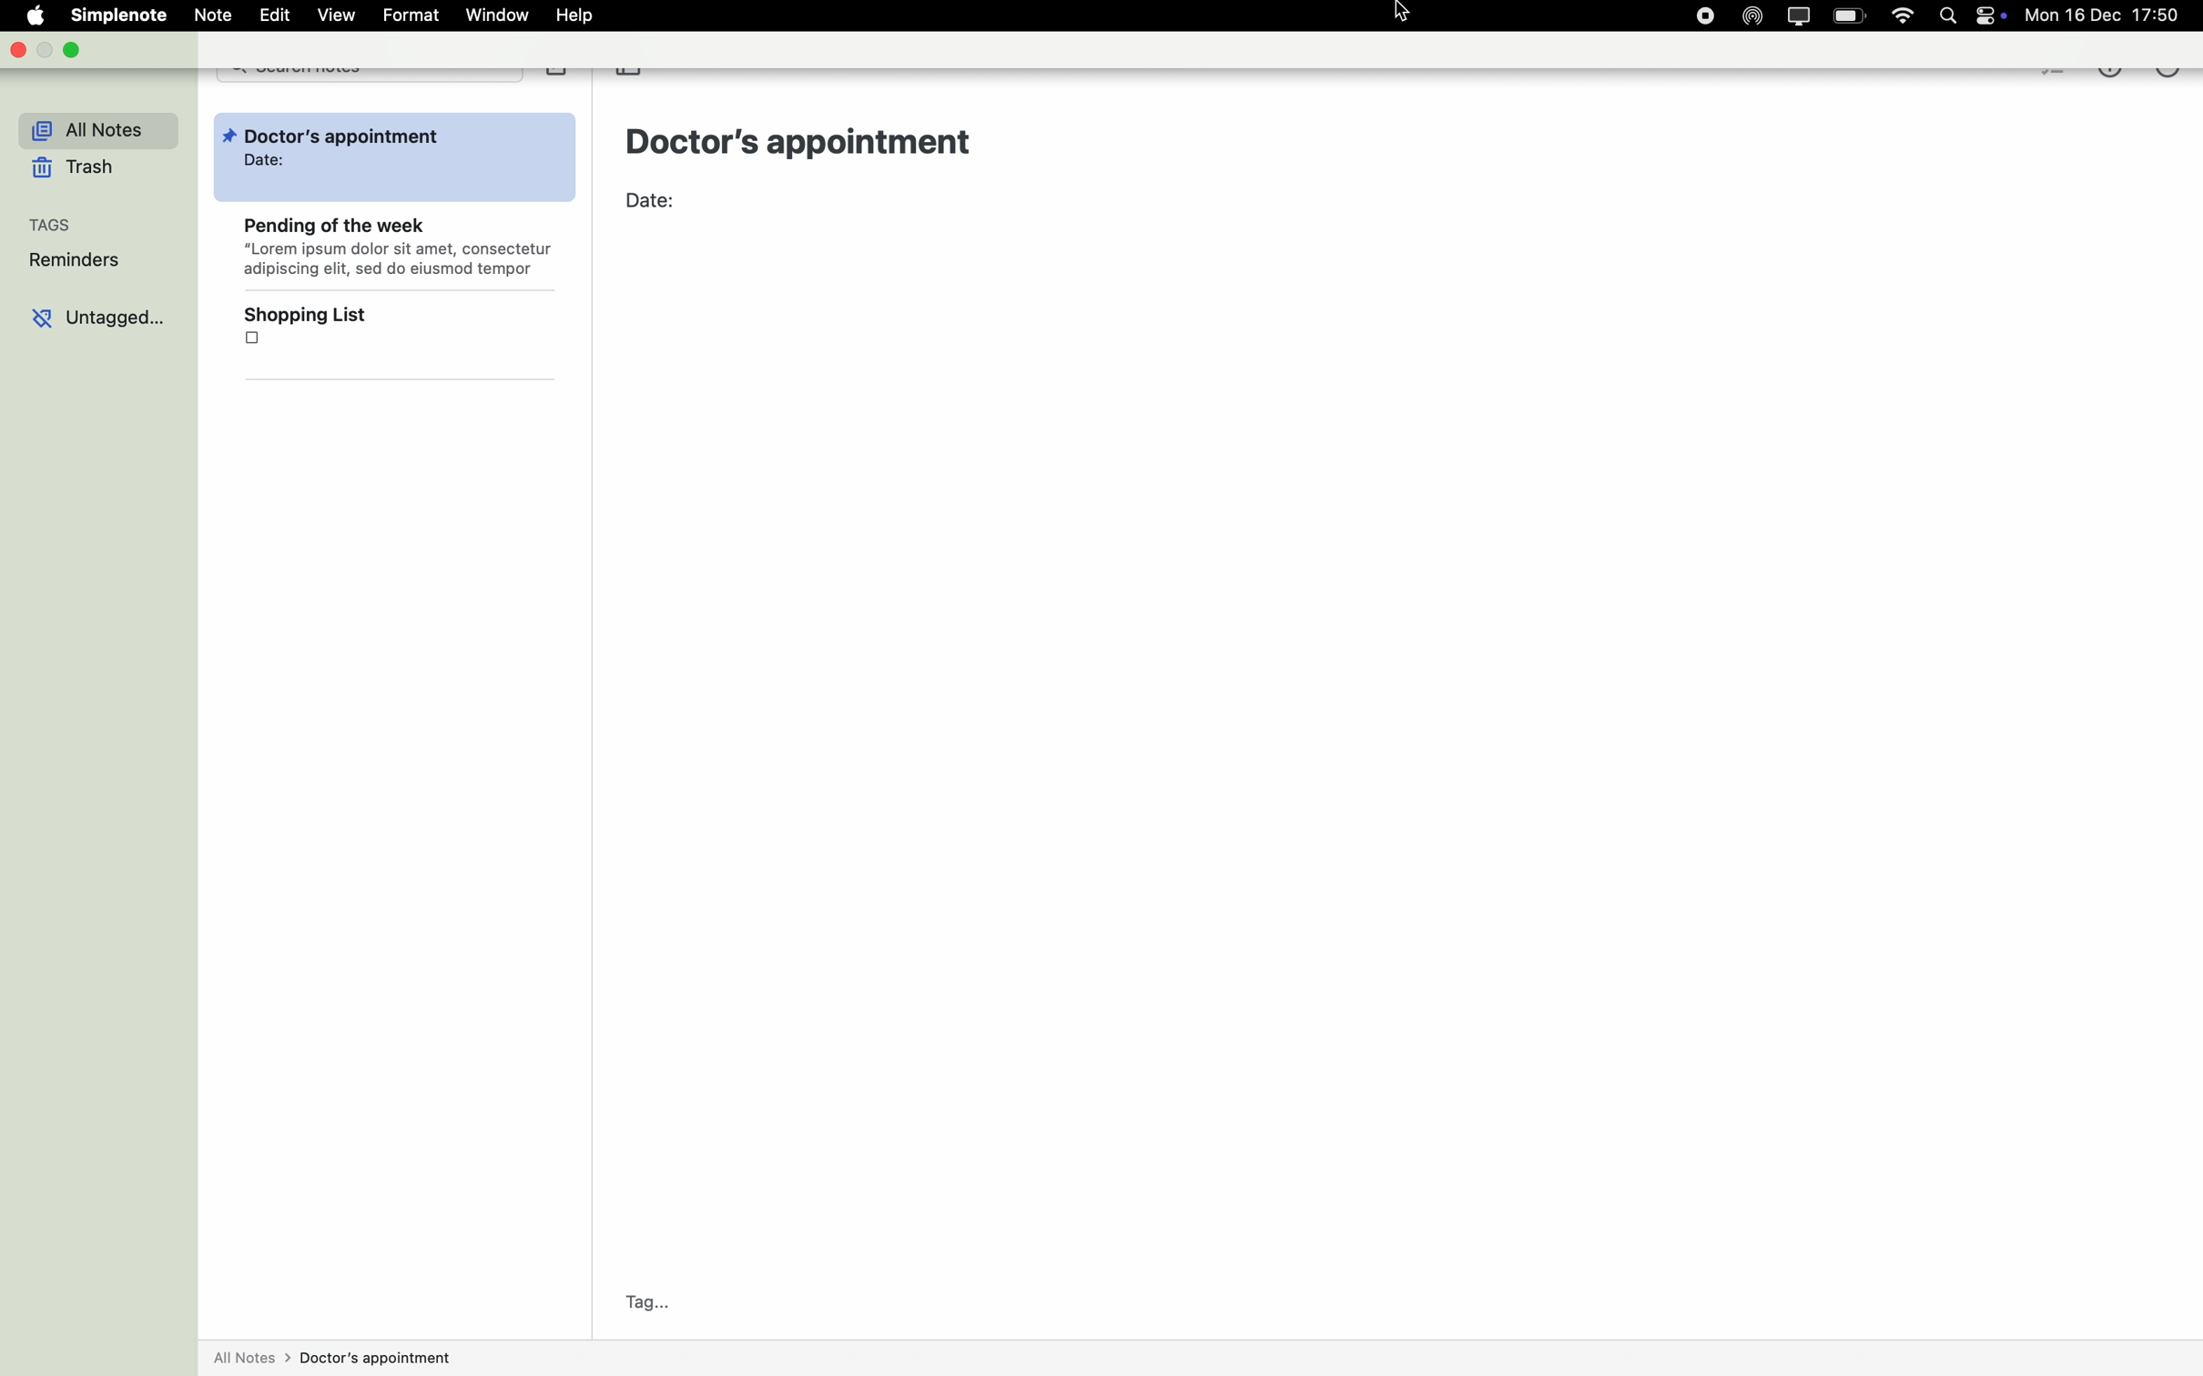 The image size is (2203, 1376). Describe the element at coordinates (1900, 16) in the screenshot. I see `wifi` at that location.